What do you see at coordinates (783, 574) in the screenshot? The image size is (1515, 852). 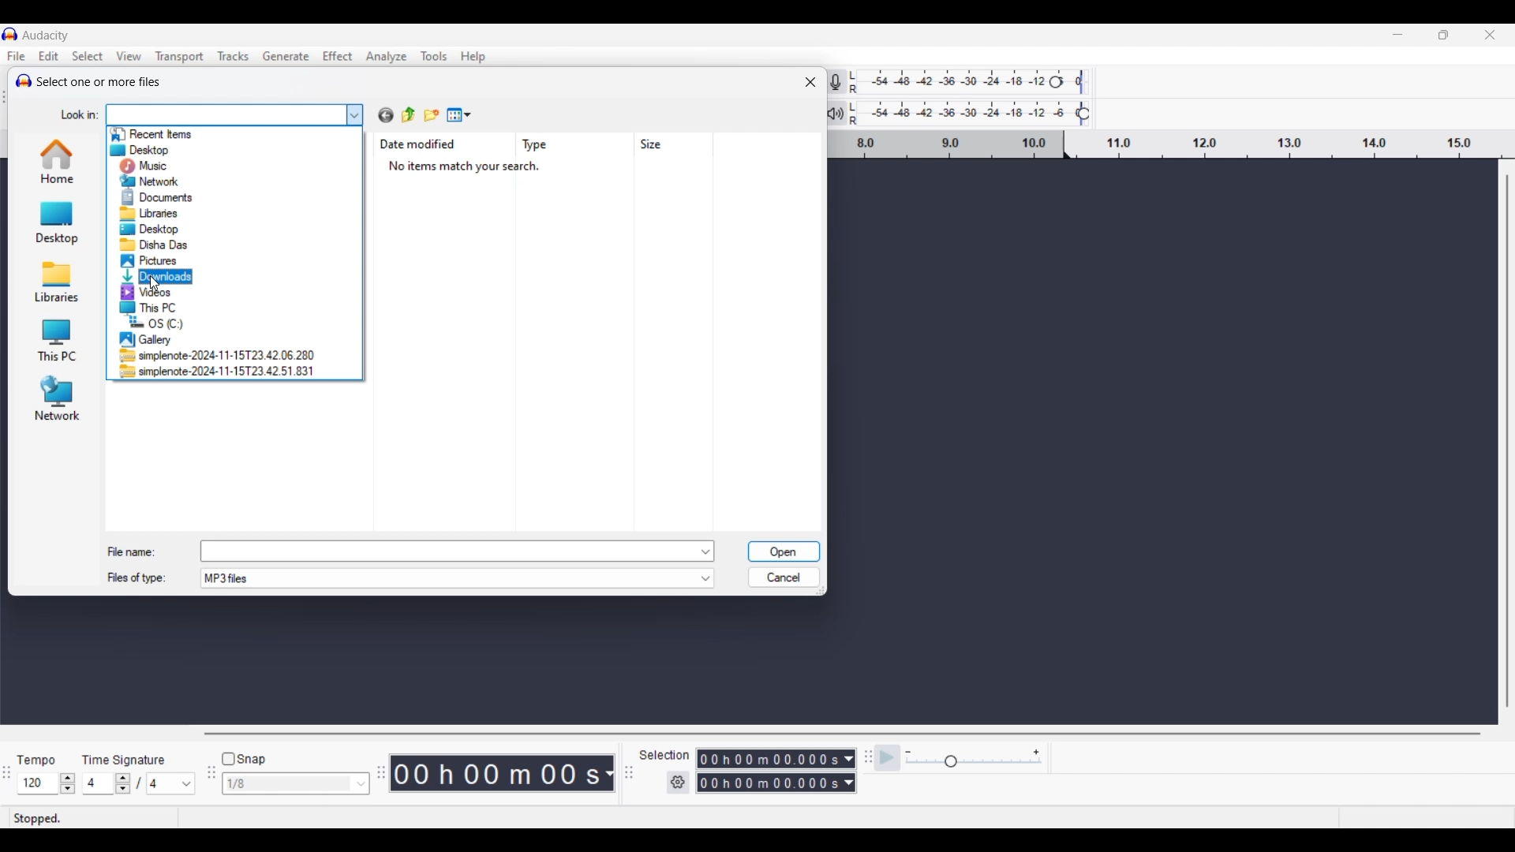 I see `Click to cancel inputs` at bounding box center [783, 574].